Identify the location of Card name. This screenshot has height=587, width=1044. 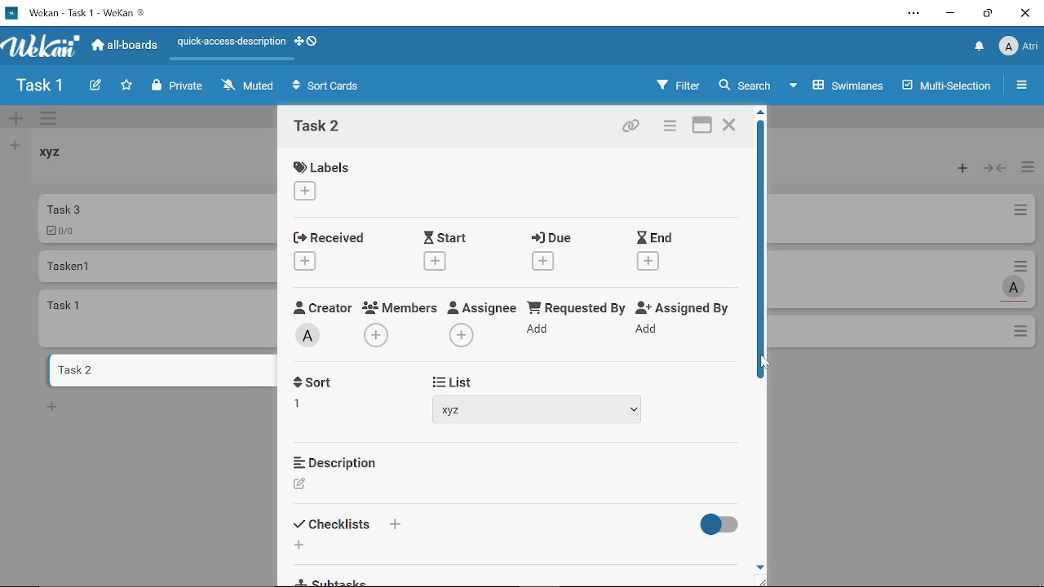
(317, 126).